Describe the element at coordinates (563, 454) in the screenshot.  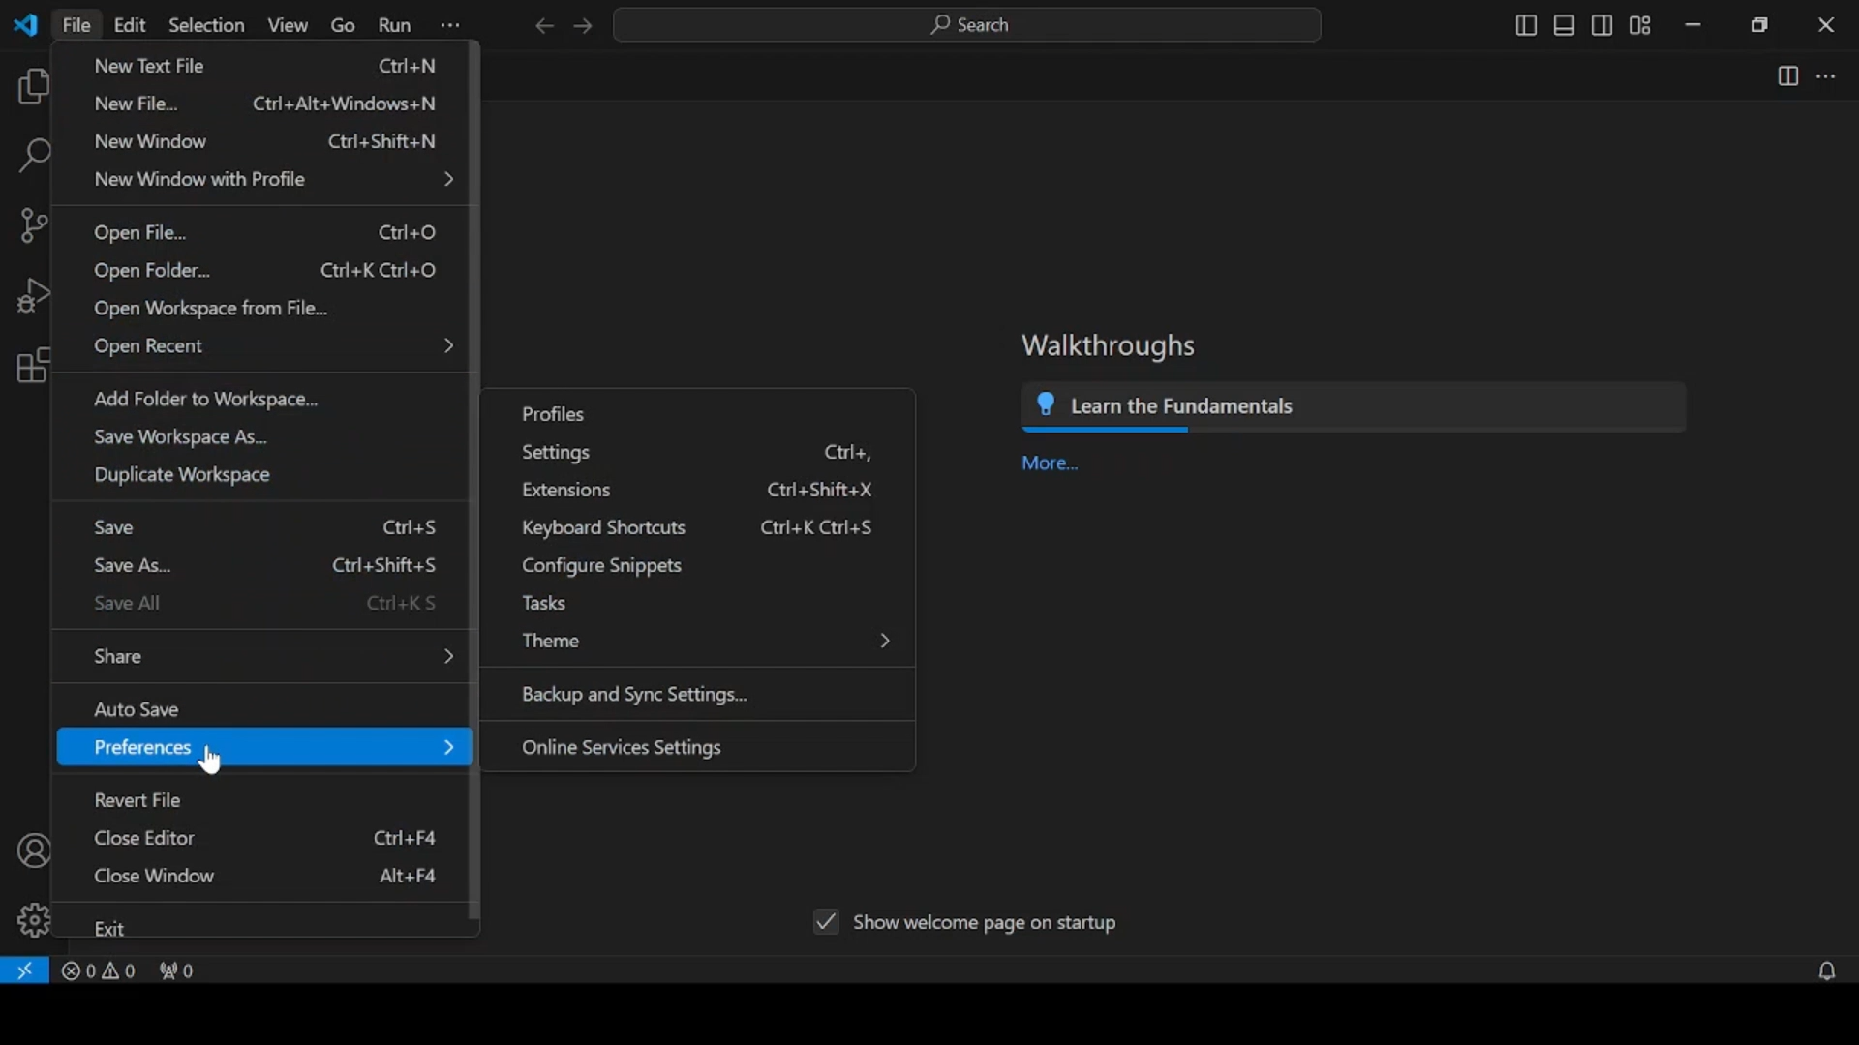
I see `settings` at that location.